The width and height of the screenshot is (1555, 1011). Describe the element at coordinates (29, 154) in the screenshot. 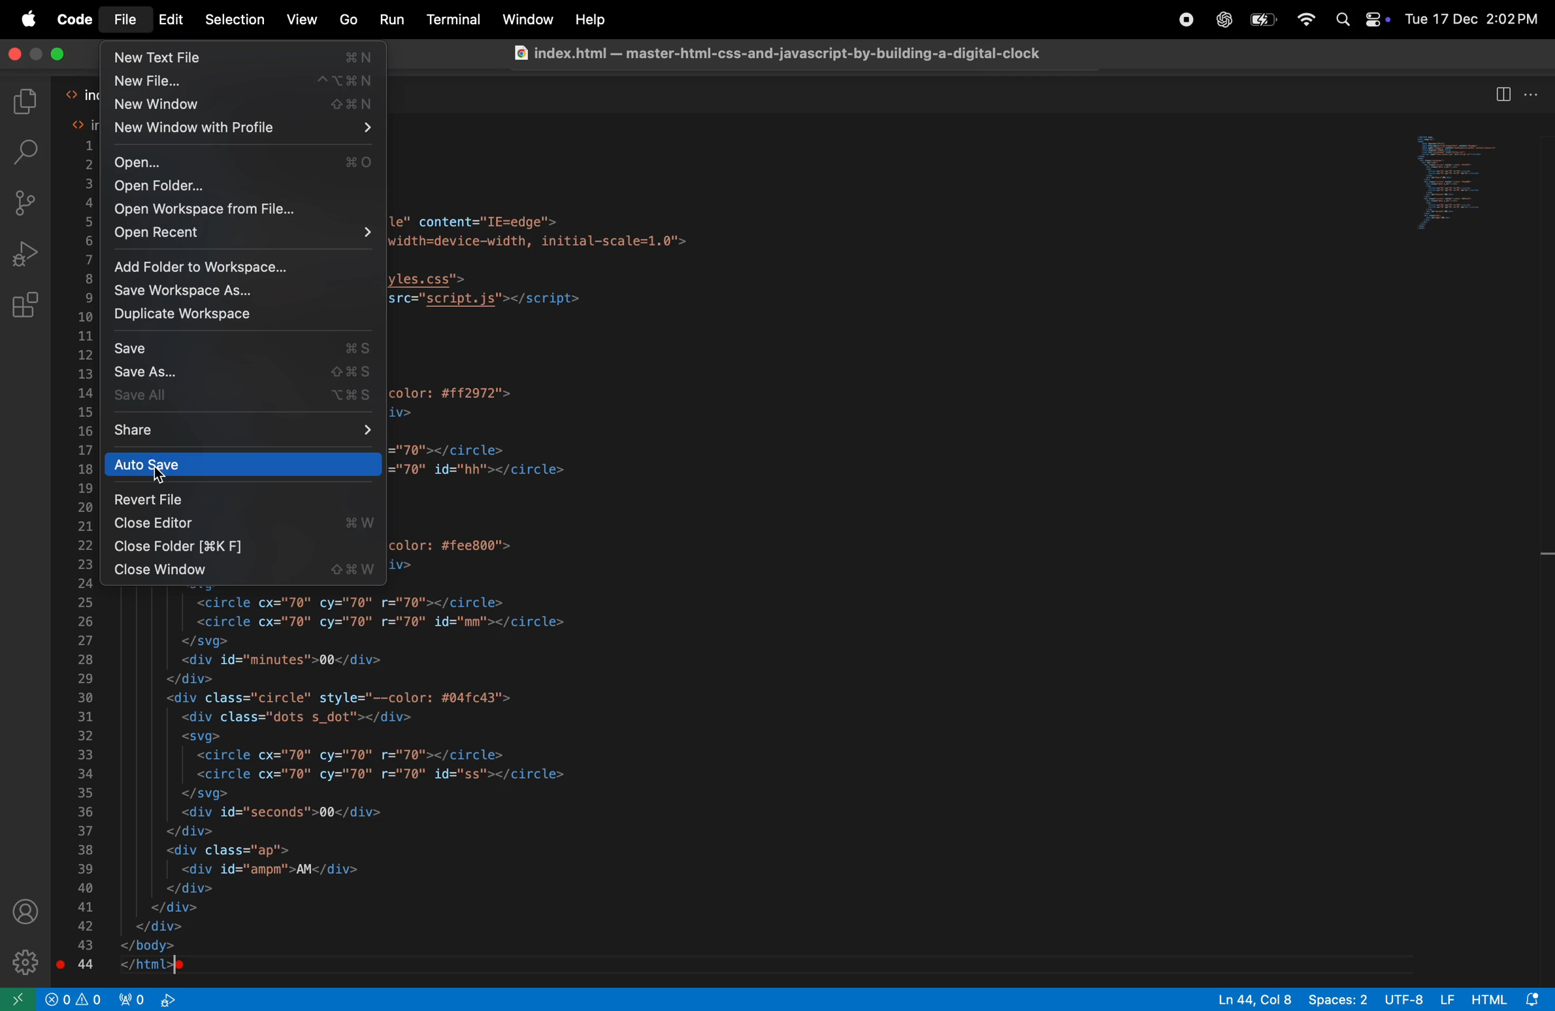

I see `search` at that location.